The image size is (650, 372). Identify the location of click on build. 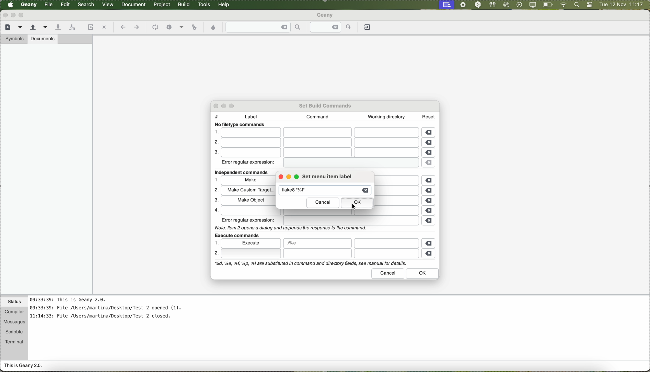
(185, 6).